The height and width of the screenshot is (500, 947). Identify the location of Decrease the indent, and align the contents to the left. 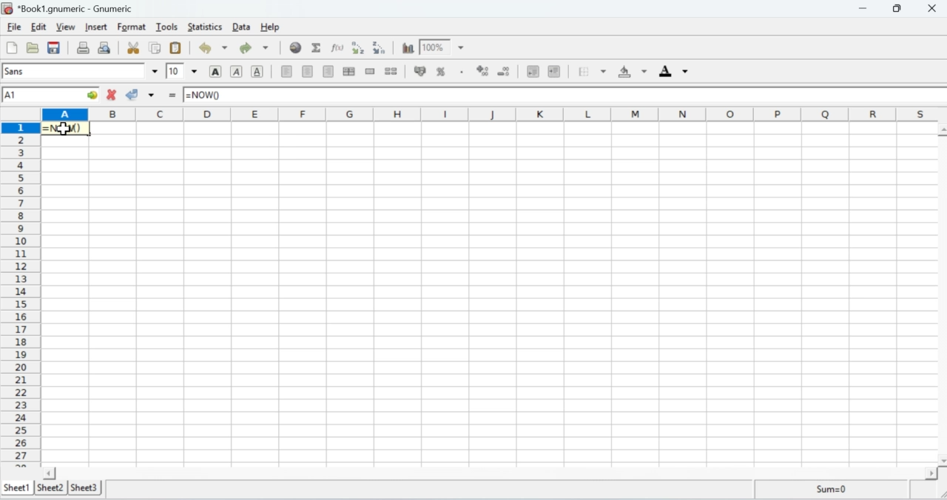
(533, 71).